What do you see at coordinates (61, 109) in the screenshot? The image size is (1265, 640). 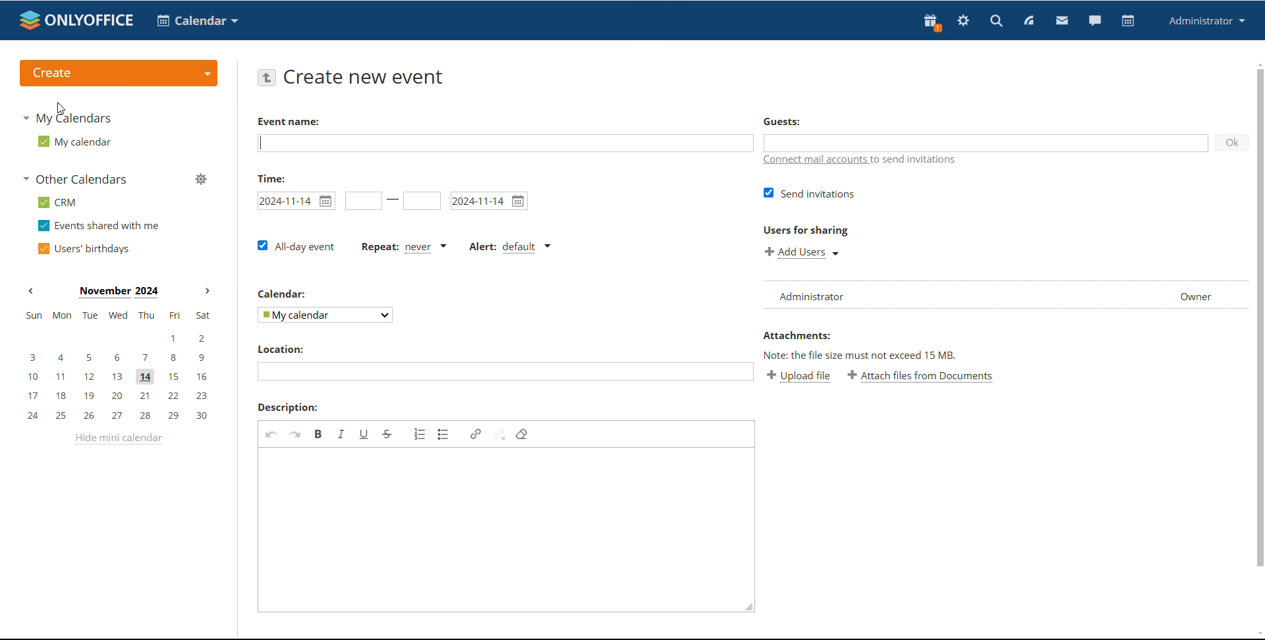 I see `cursor` at bounding box center [61, 109].